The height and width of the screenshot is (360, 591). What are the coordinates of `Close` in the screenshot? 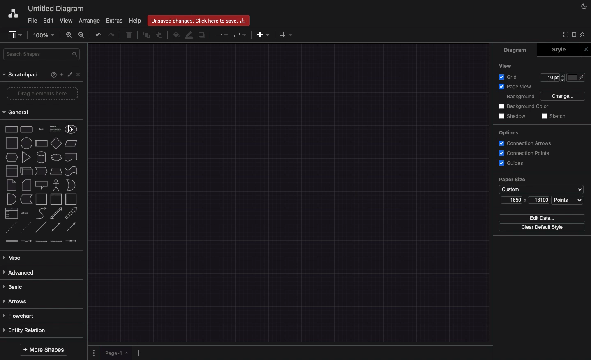 It's located at (81, 74).